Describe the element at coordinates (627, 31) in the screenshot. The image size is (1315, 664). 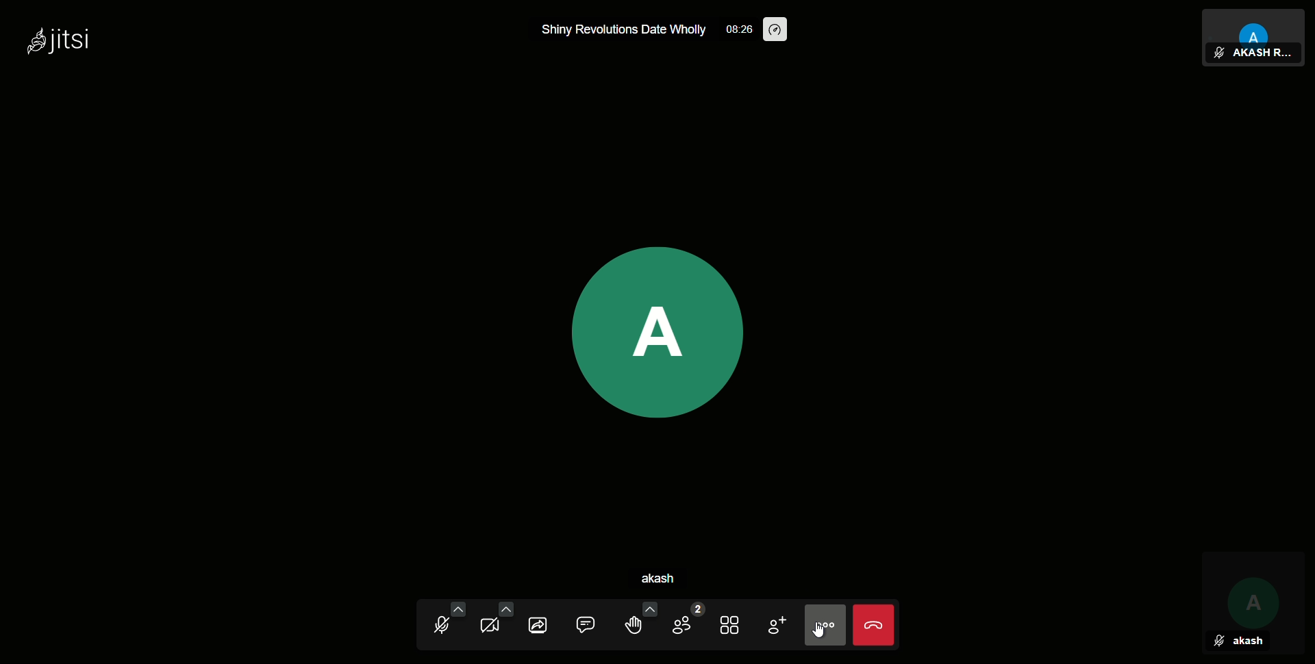
I see `shiny revolutions date wholly` at that location.